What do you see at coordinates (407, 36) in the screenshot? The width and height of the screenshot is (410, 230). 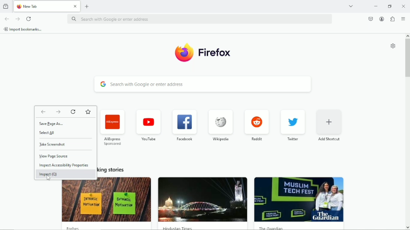 I see `scroll up` at bounding box center [407, 36].